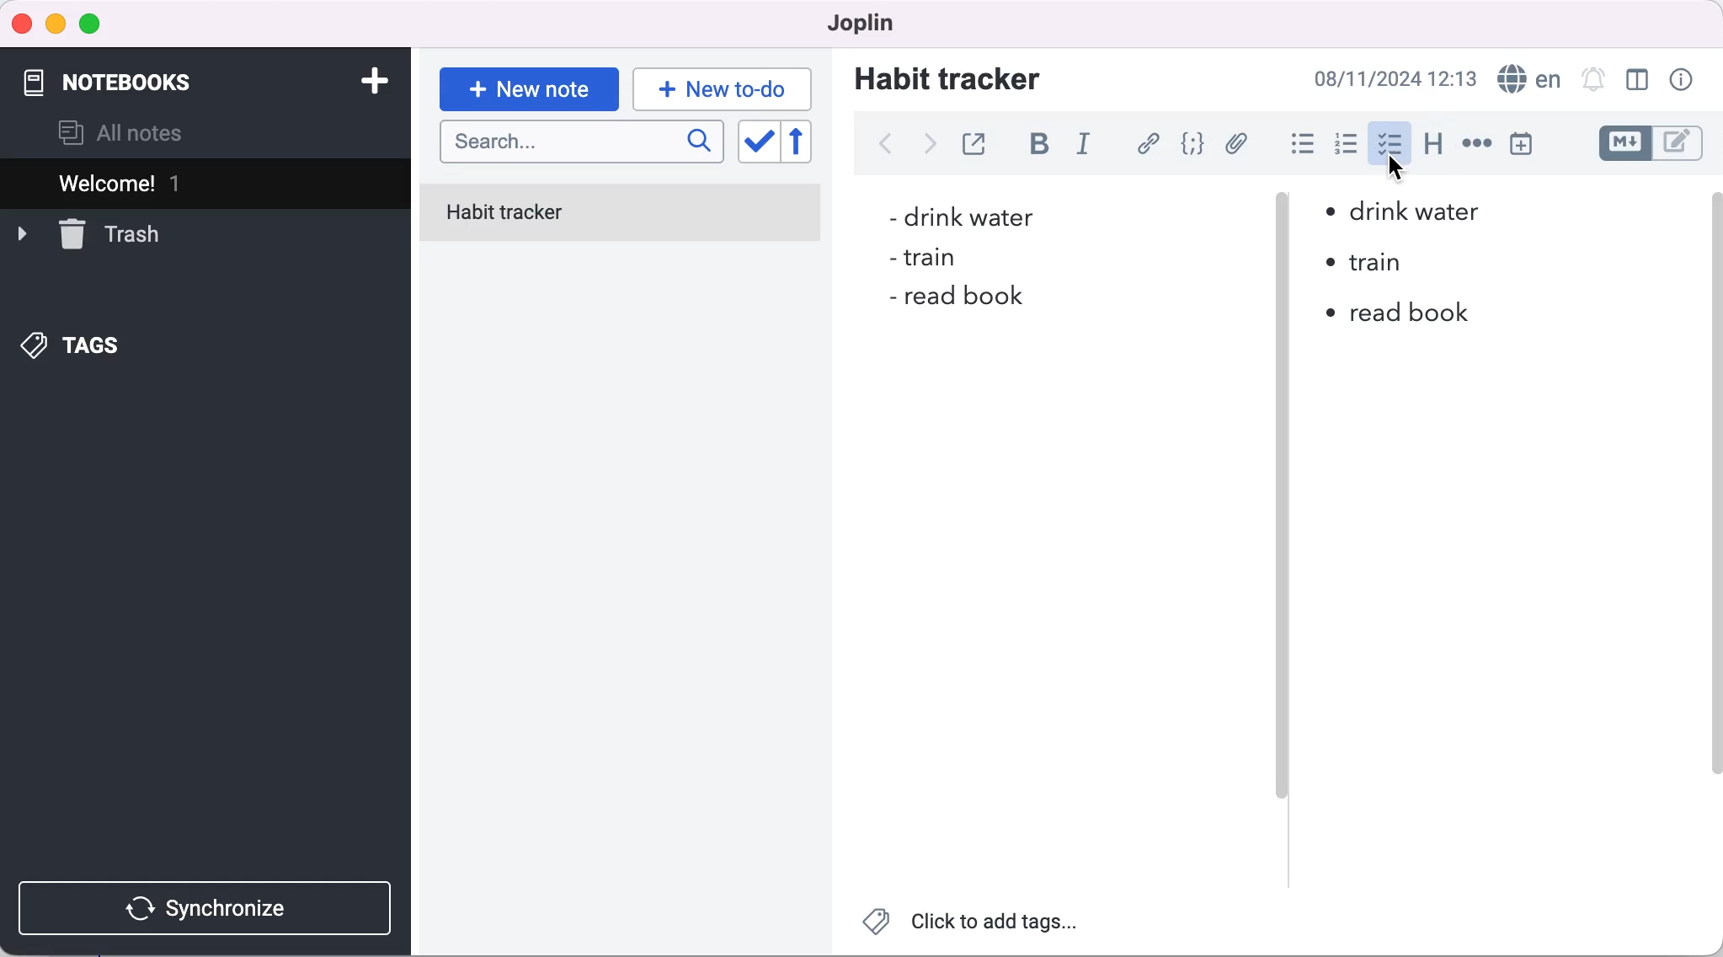 The height and width of the screenshot is (957, 1723). I want to click on - read book, so click(953, 301).